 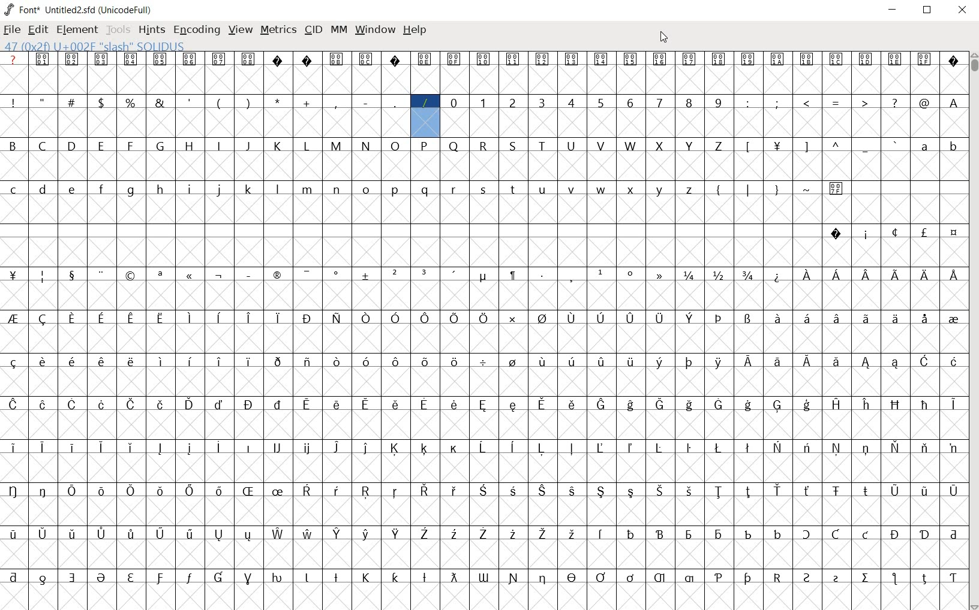 What do you see at coordinates (689, 102) in the screenshot?
I see `glyph` at bounding box center [689, 102].